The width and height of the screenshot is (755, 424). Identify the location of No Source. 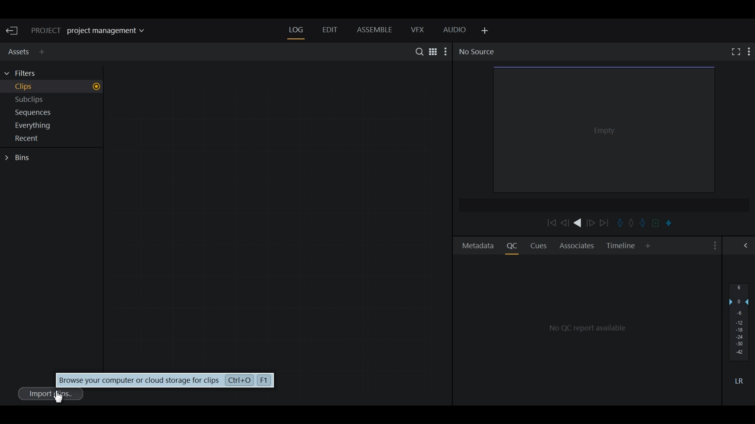
(476, 52).